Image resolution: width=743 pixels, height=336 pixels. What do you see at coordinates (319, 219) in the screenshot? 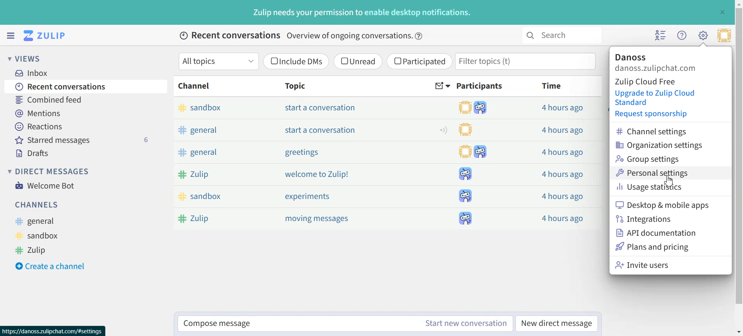
I see `Moving messages` at bounding box center [319, 219].